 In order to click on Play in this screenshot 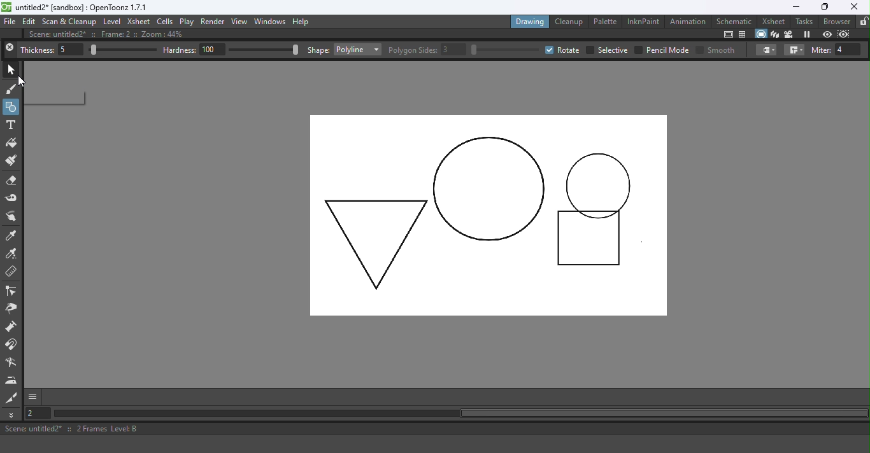, I will do `click(187, 22)`.